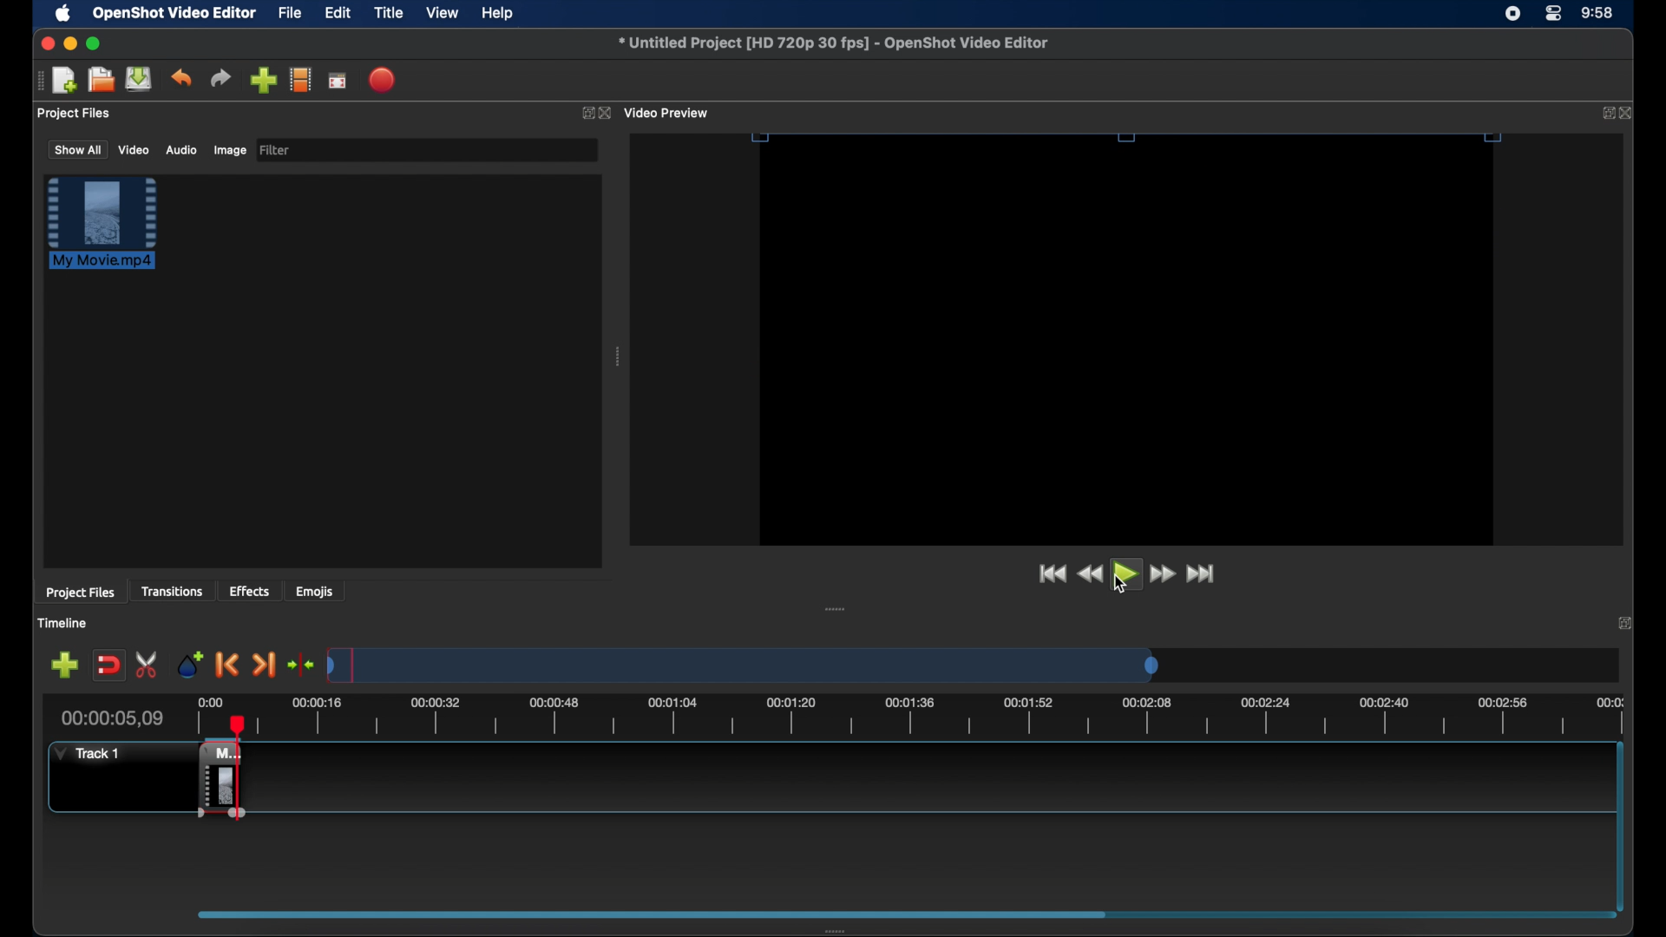 The width and height of the screenshot is (1666, 937). Describe the element at coordinates (203, 725) in the screenshot. I see `playhead` at that location.